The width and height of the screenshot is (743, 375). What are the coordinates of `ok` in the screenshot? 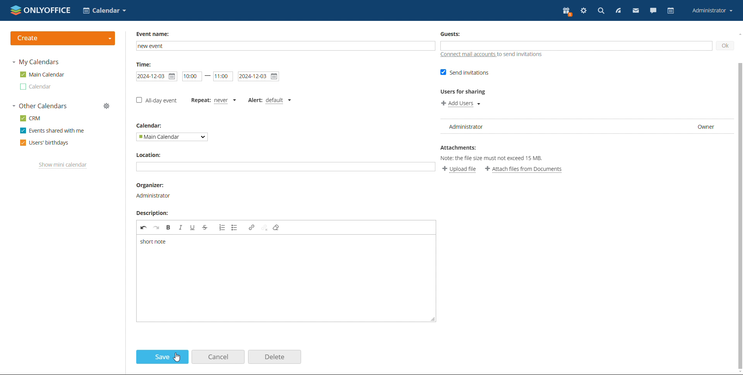 It's located at (725, 46).